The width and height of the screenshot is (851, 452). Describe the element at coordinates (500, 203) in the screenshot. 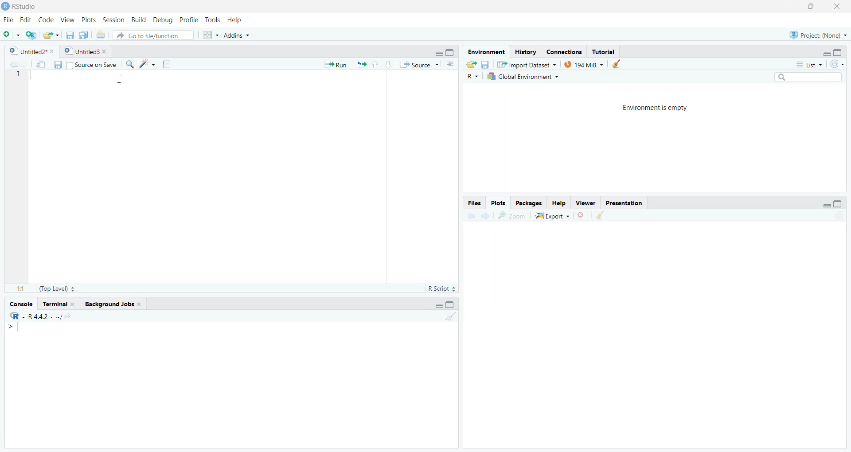

I see `Plots` at that location.